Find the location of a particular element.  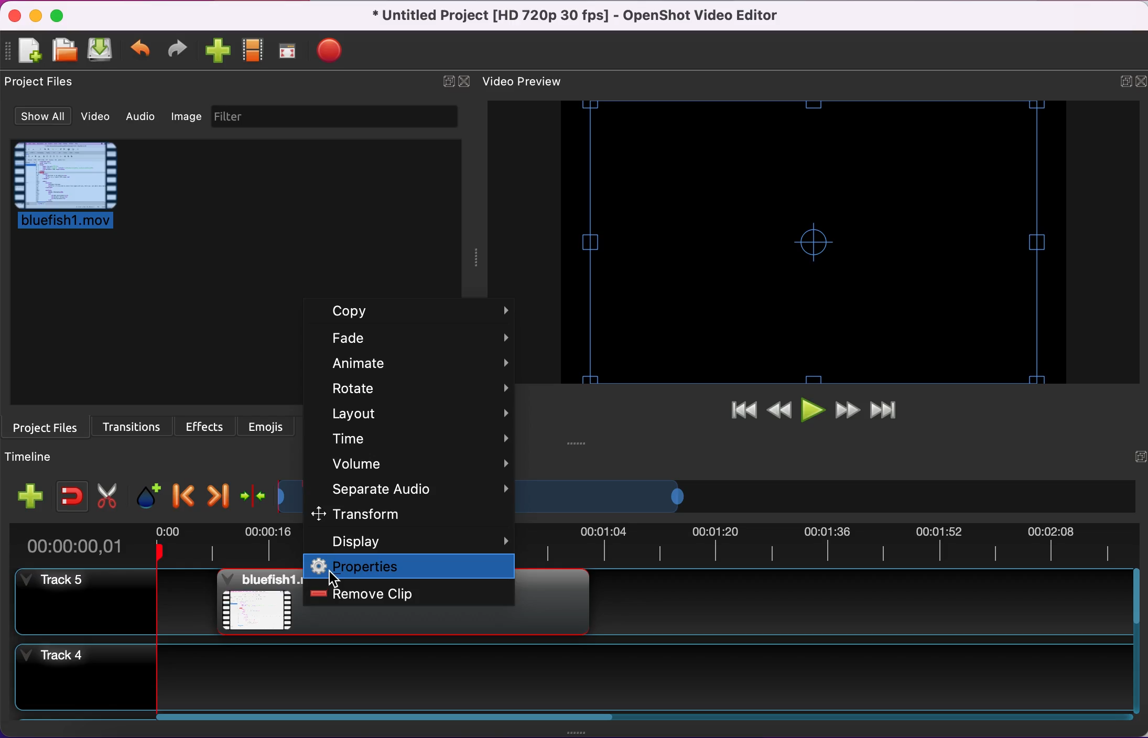

expand/hide is located at coordinates (447, 80).